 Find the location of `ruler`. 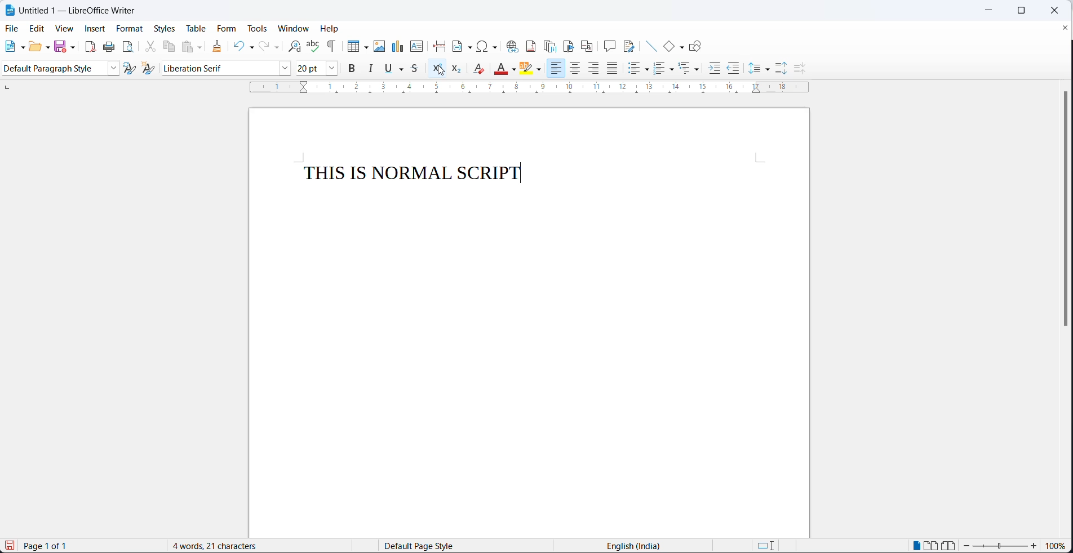

ruler is located at coordinates (533, 91).